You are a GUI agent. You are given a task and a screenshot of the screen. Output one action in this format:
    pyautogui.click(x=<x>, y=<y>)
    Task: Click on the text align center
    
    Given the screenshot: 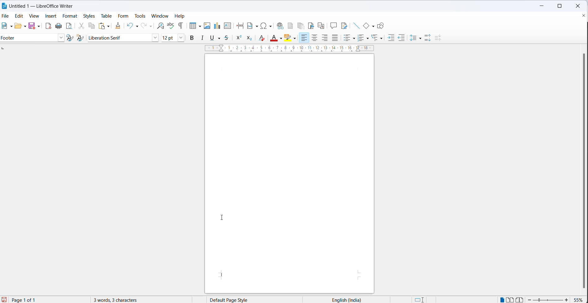 What is the action you would take?
    pyautogui.click(x=314, y=38)
    